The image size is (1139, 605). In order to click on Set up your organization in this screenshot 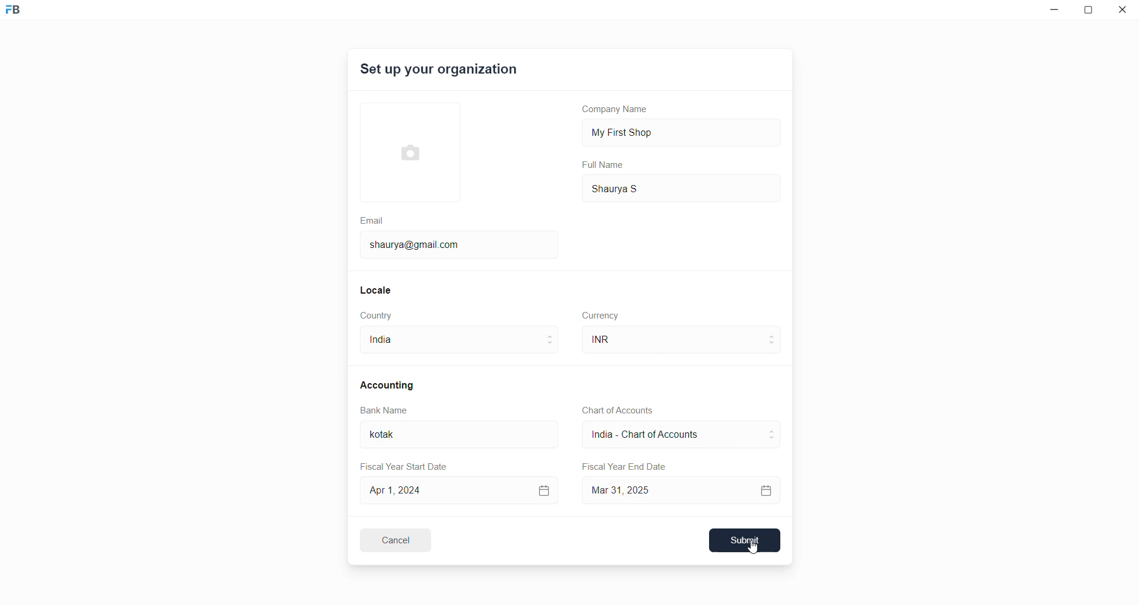, I will do `click(440, 71)`.